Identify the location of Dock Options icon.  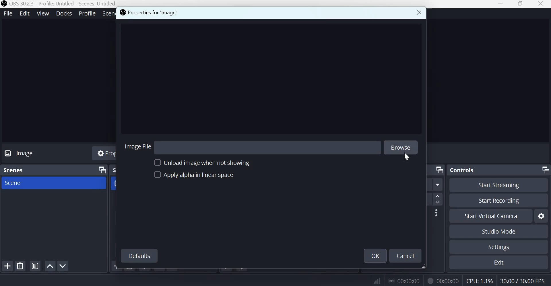
(101, 170).